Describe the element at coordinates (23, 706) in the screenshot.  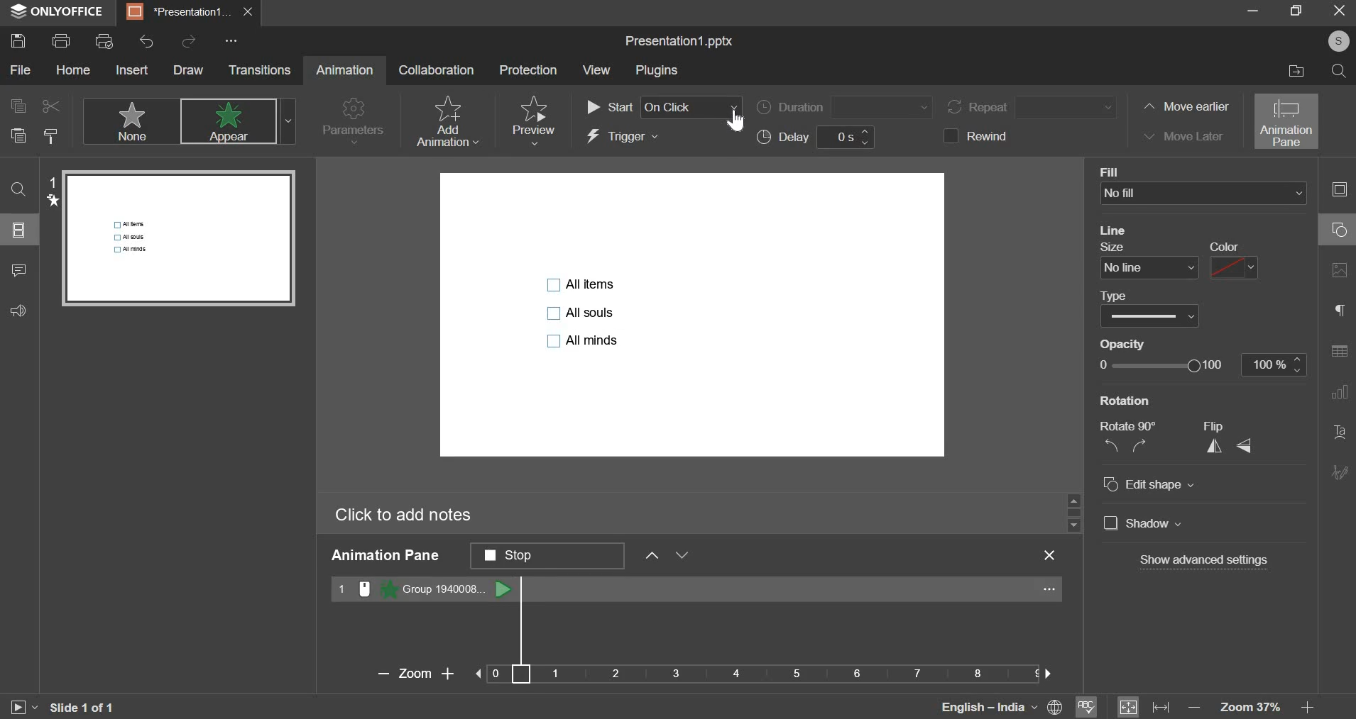
I see `slideshow` at that location.